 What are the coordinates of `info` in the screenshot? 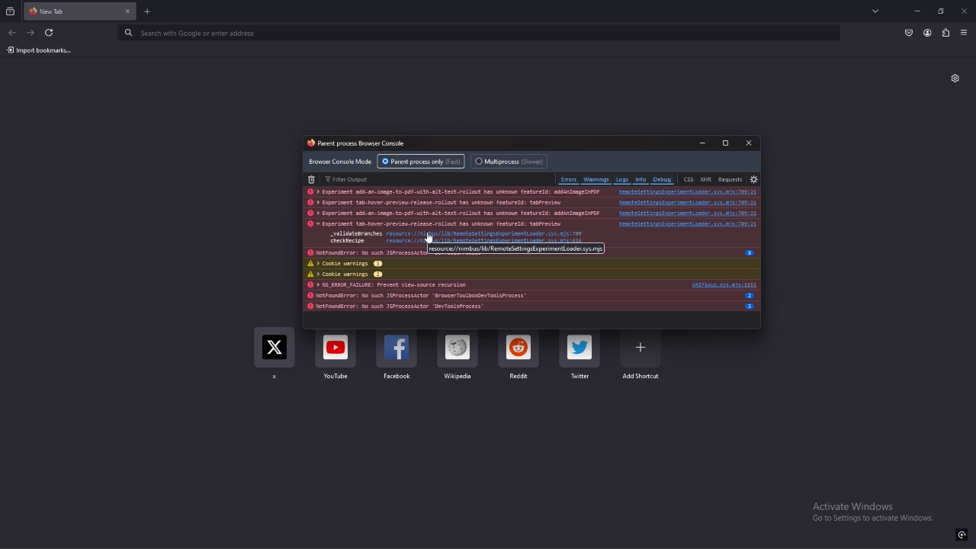 It's located at (749, 252).